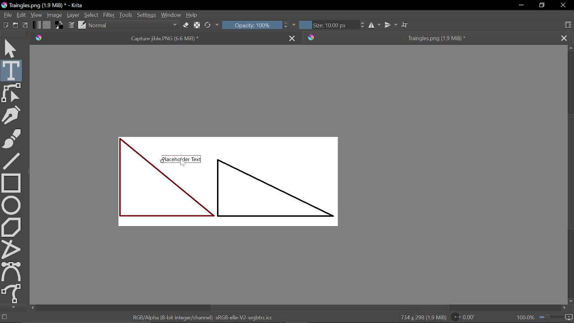  I want to click on Move right, so click(565, 308).